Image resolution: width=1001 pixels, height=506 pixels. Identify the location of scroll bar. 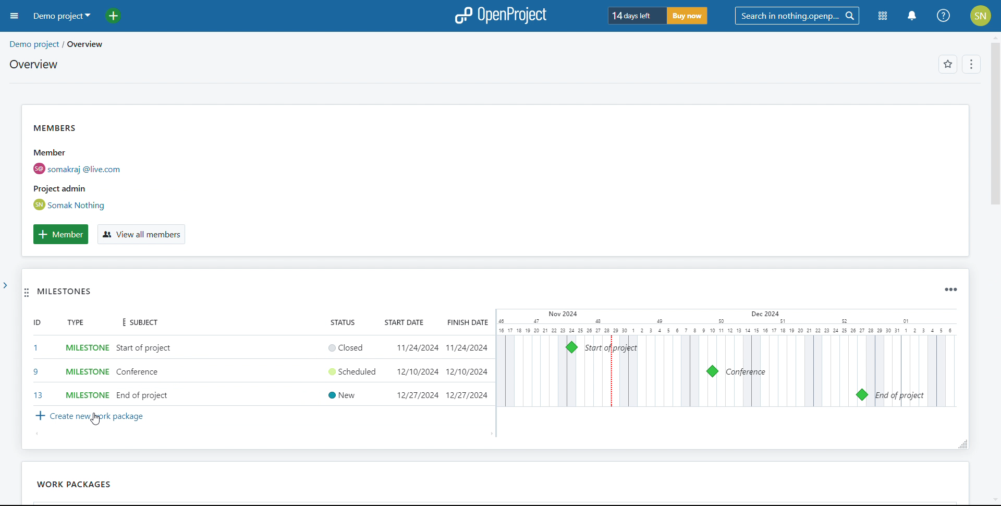
(993, 138).